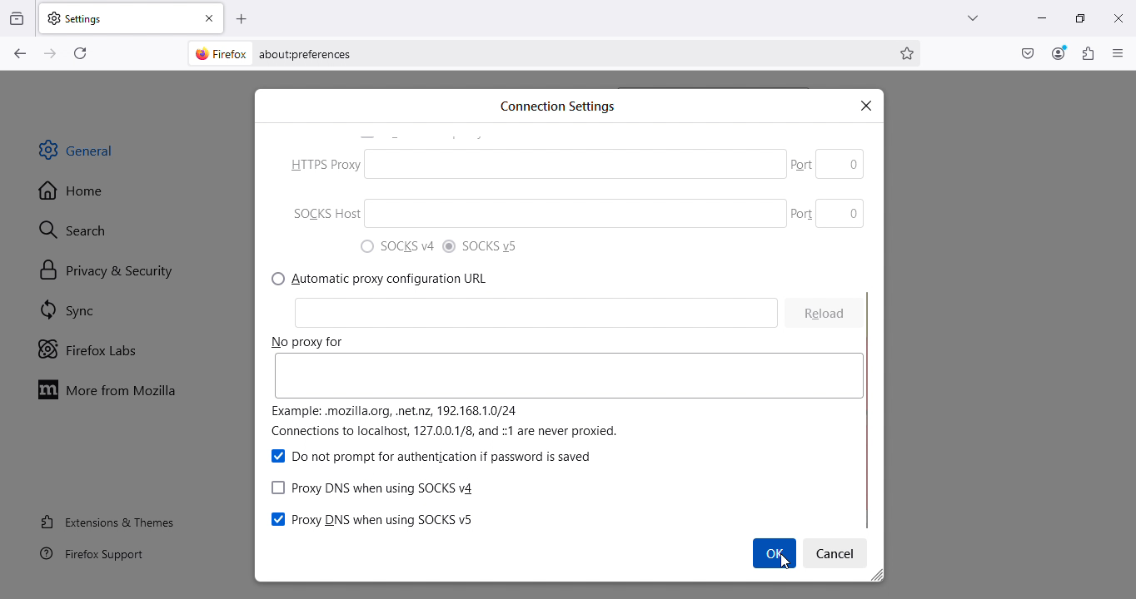 This screenshot has width=1136, height=599. I want to click on Open a new tab, so click(242, 18).